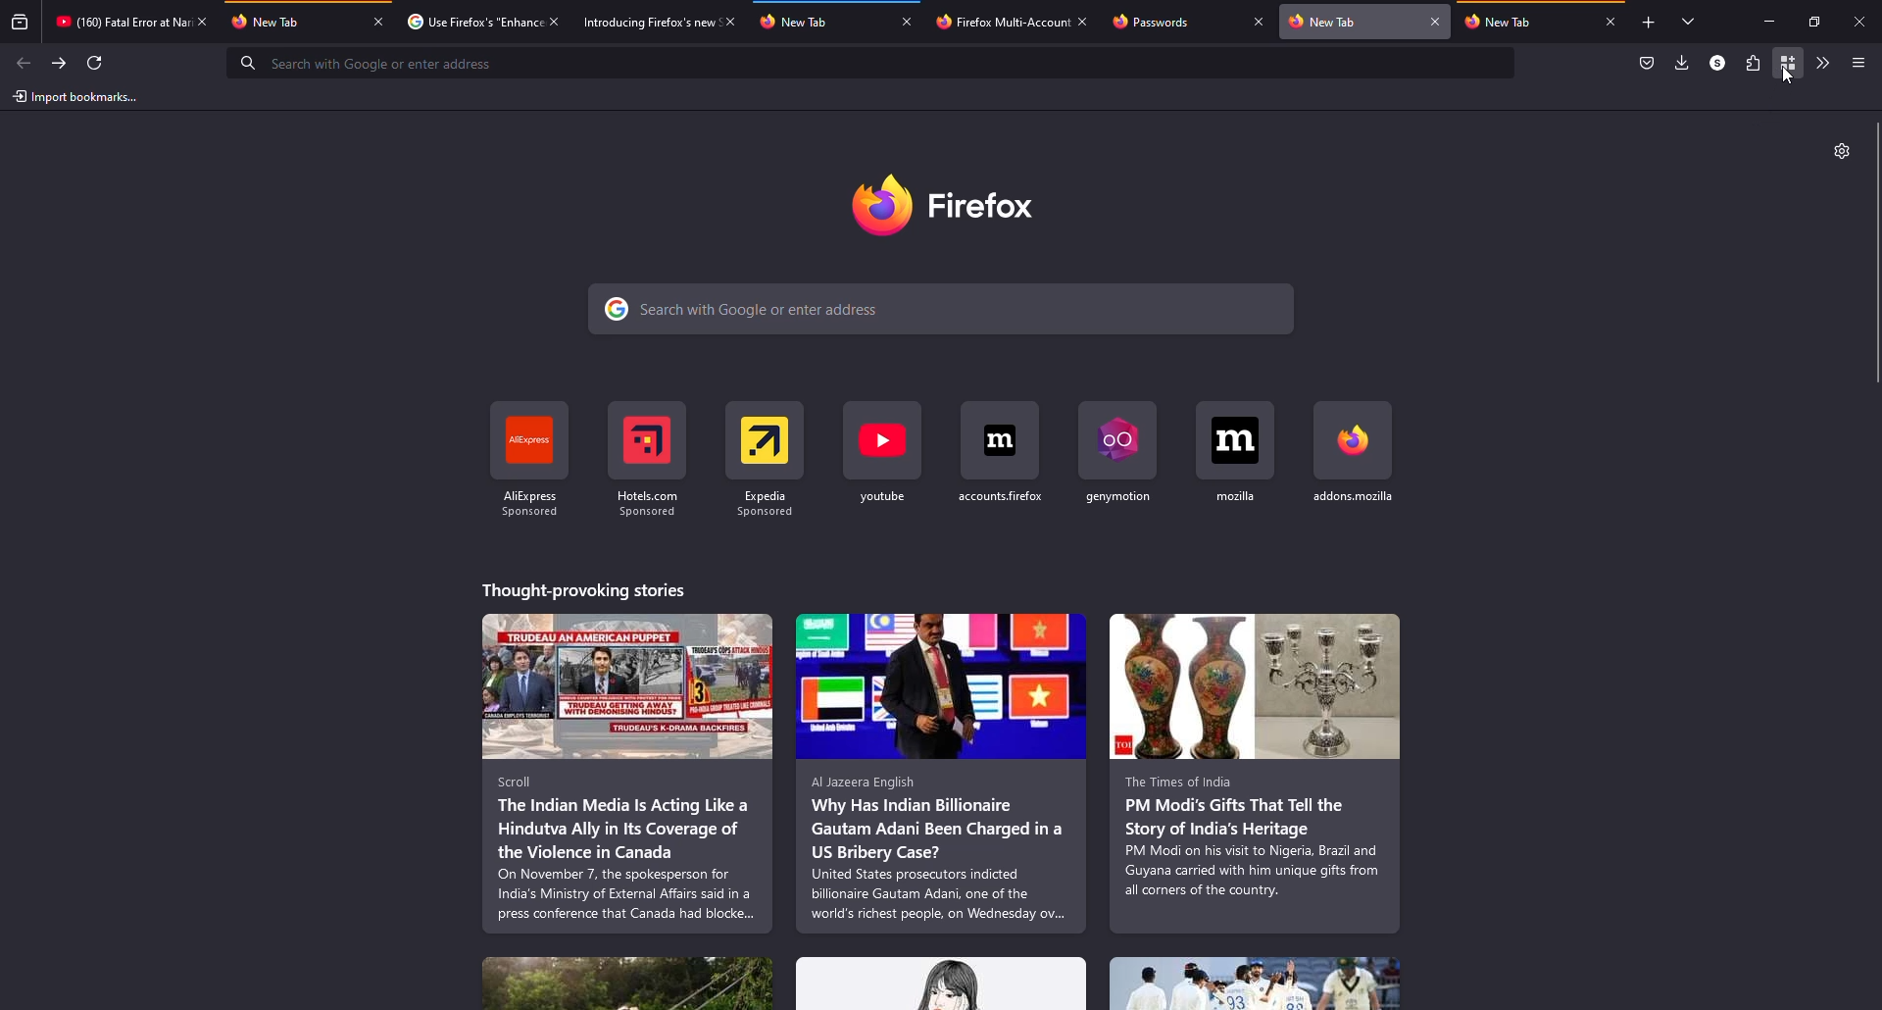  I want to click on scroll bar, so click(1874, 253).